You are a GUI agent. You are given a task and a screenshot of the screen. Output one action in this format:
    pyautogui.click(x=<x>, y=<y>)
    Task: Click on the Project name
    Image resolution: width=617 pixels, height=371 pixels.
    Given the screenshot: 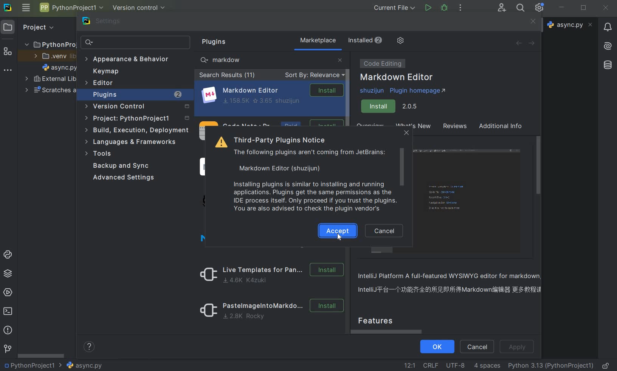 What is the action you would take?
    pyautogui.click(x=33, y=365)
    